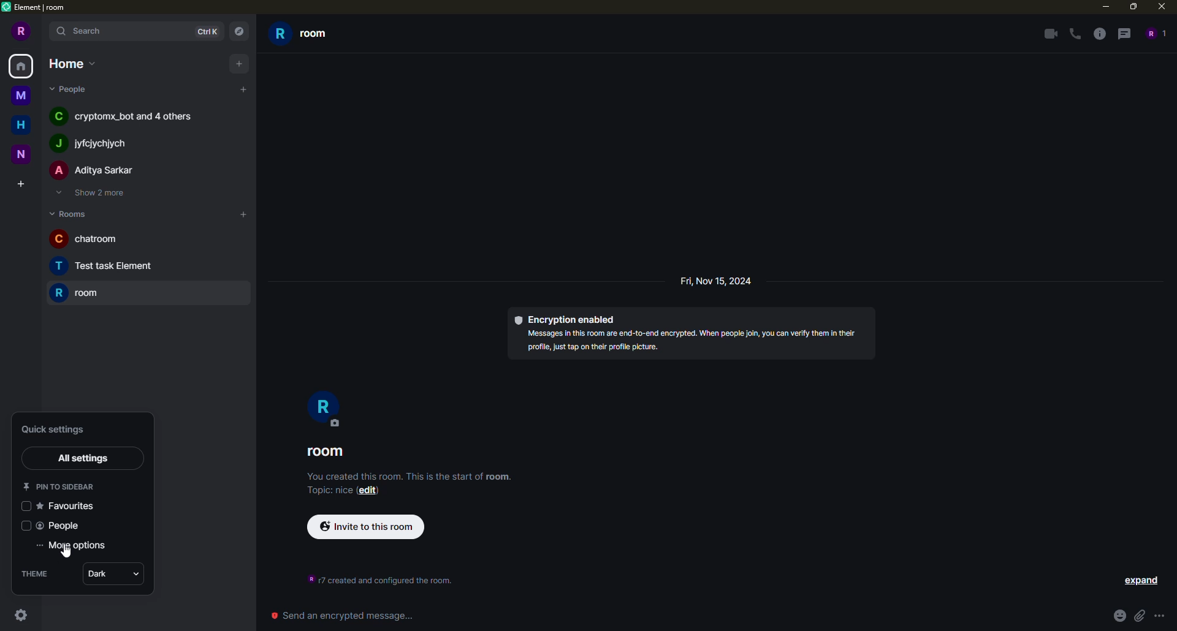  What do you see at coordinates (1133, 7) in the screenshot?
I see `maximize` at bounding box center [1133, 7].